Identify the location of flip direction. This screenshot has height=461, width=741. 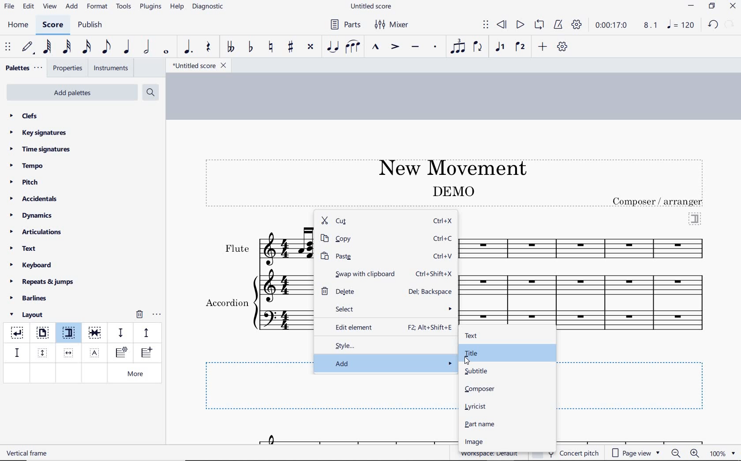
(478, 46).